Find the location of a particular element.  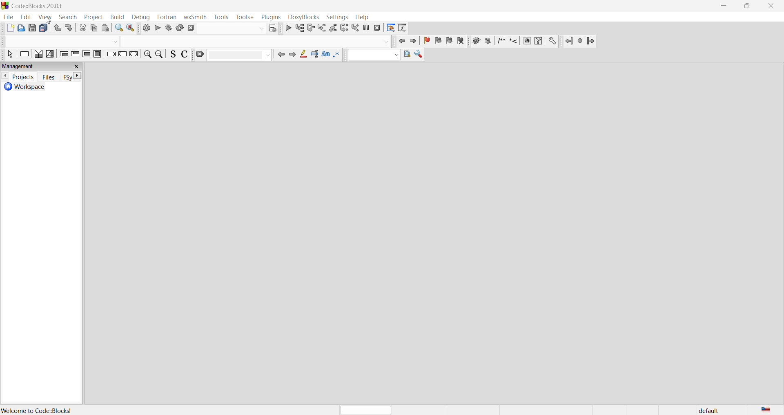

Run search is located at coordinates (408, 55).